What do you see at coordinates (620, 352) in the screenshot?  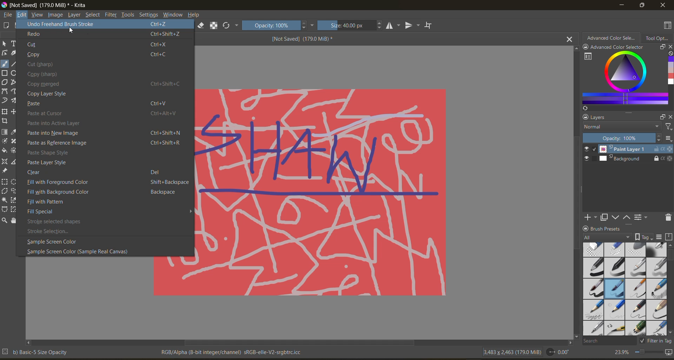 I see `23.9%` at bounding box center [620, 352].